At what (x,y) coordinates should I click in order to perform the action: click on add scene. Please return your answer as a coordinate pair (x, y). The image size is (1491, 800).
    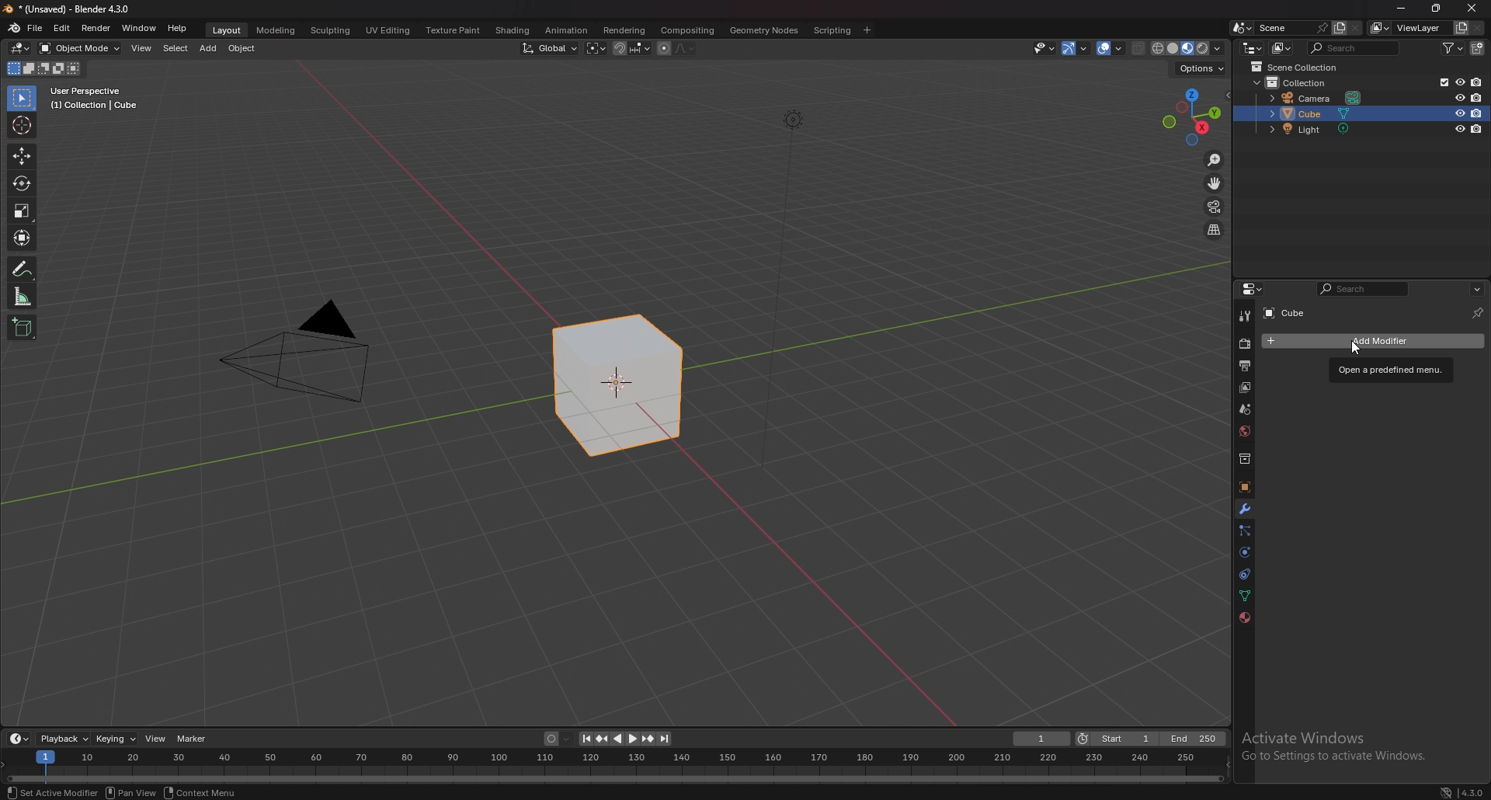
    Looking at the image, I should click on (1338, 27).